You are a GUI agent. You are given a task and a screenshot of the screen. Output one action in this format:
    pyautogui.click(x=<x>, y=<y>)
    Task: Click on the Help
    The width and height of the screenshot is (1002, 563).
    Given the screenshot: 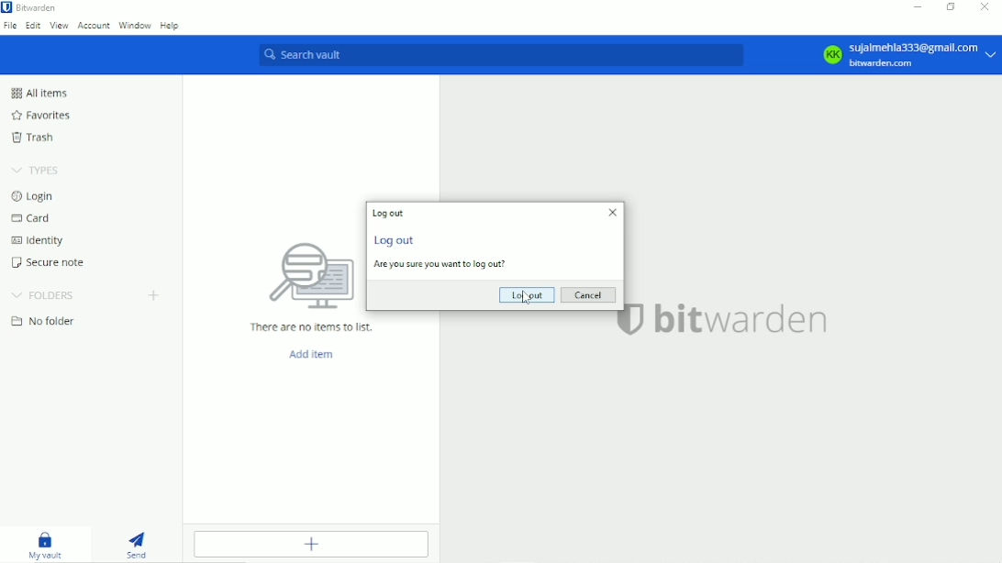 What is the action you would take?
    pyautogui.click(x=170, y=26)
    